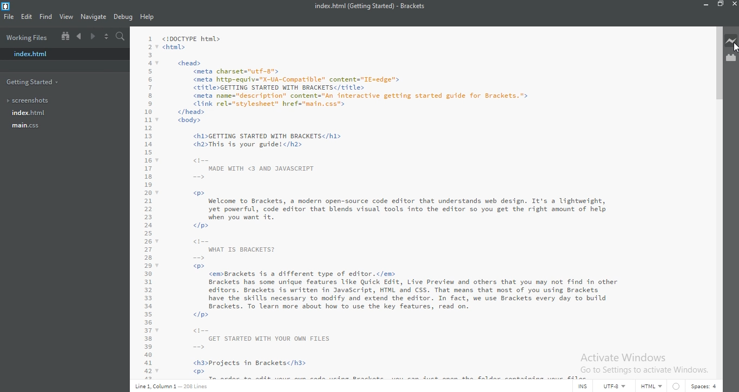 This screenshot has height=392, width=739. Describe the element at coordinates (66, 37) in the screenshot. I see `Show file tree` at that location.